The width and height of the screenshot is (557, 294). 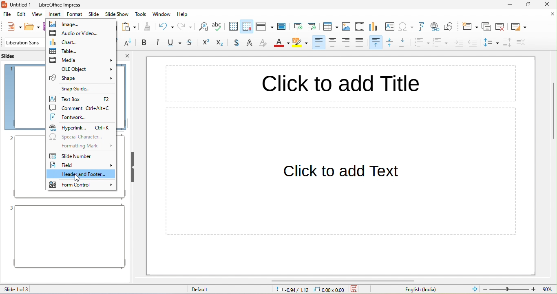 What do you see at coordinates (300, 44) in the screenshot?
I see `character highlighting` at bounding box center [300, 44].